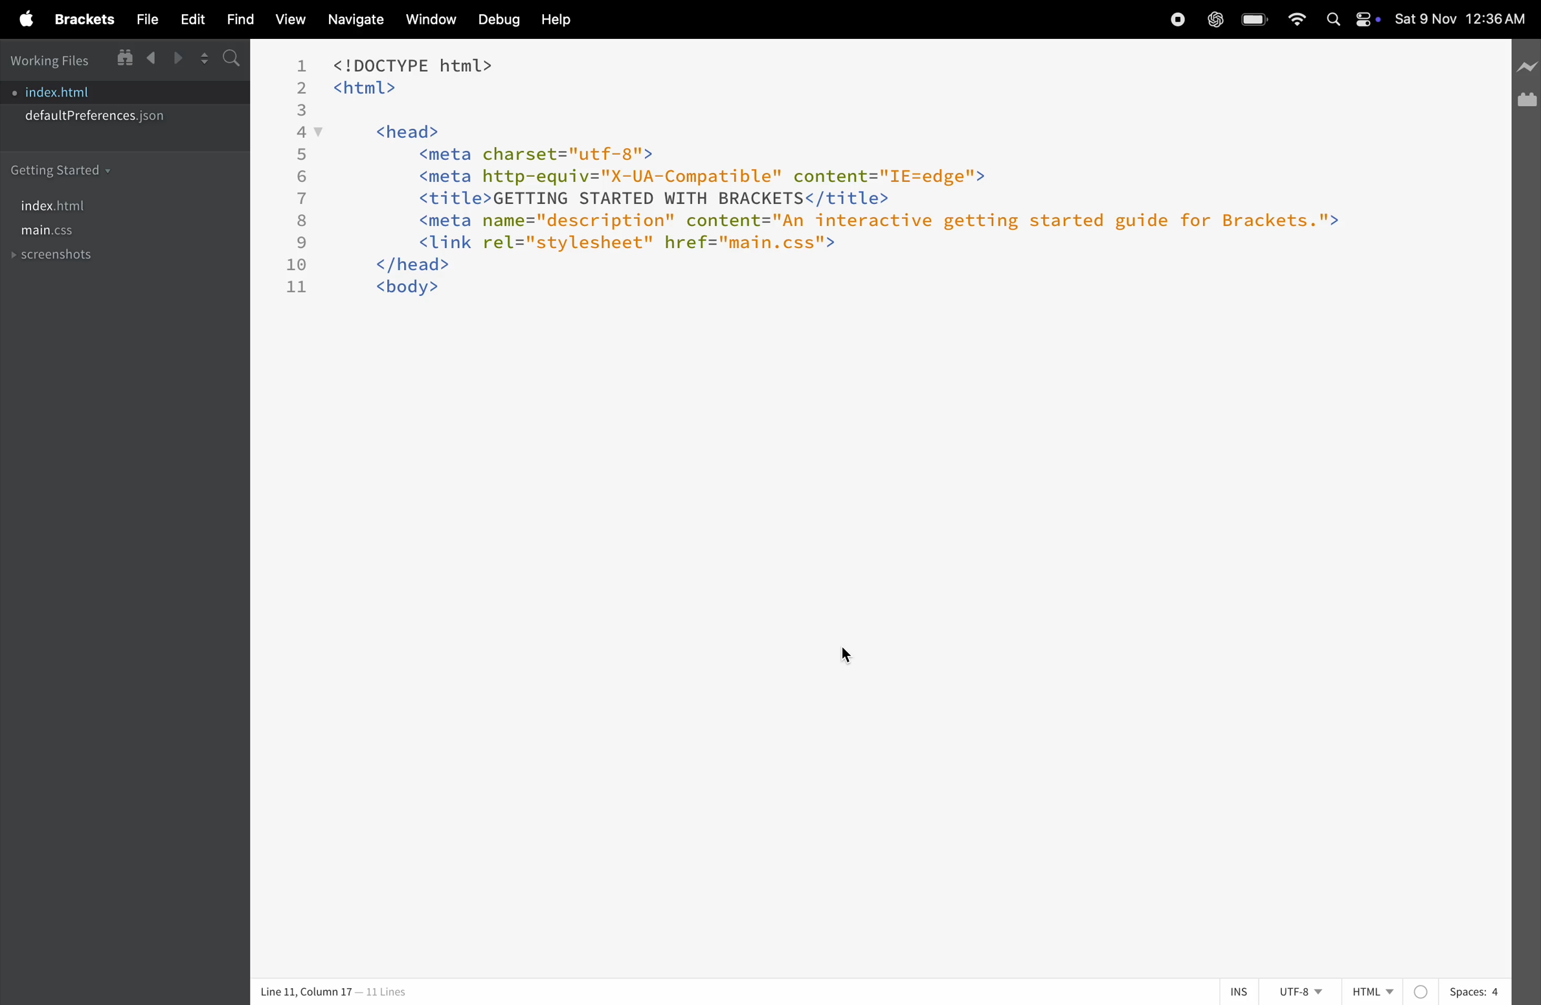  I want to click on window, so click(434, 20).